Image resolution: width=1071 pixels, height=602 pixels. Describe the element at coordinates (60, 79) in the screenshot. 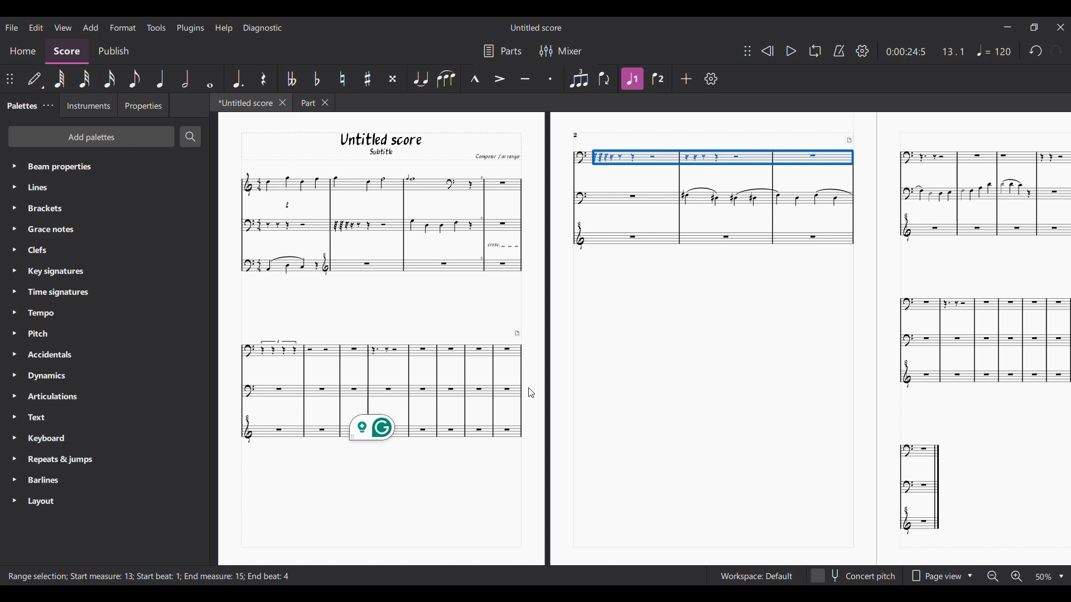

I see `64th note` at that location.